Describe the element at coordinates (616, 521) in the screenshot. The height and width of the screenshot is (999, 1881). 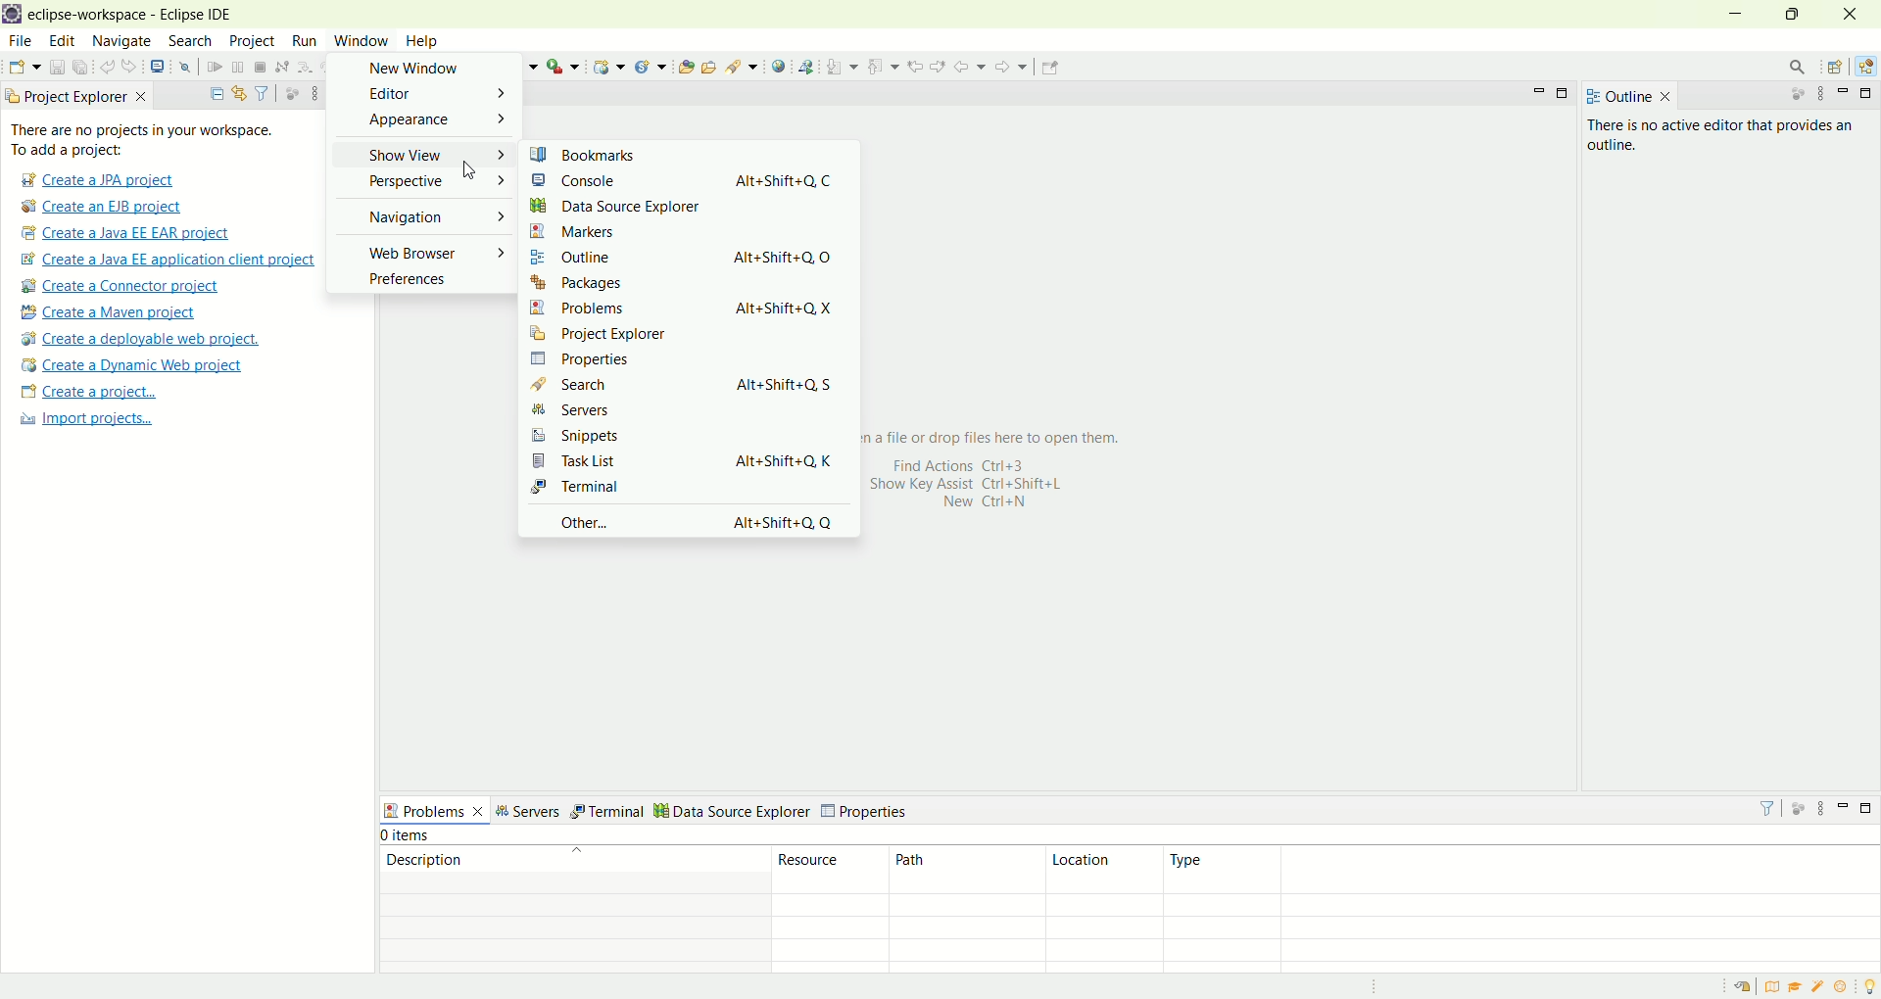
I see `other` at that location.